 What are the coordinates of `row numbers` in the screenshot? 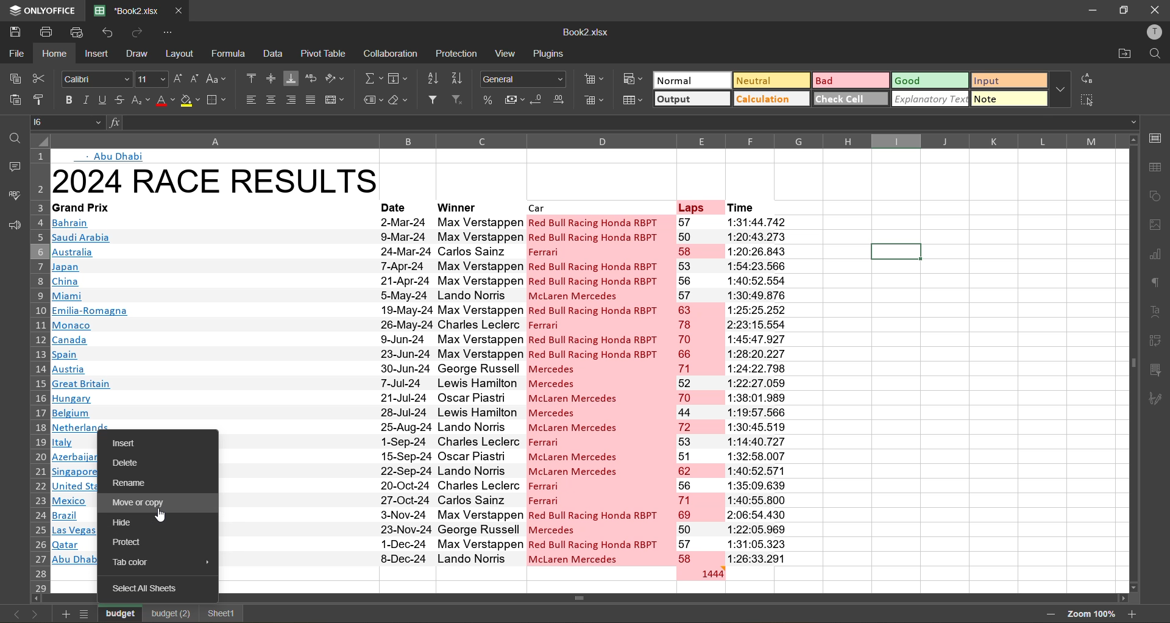 It's located at (38, 375).